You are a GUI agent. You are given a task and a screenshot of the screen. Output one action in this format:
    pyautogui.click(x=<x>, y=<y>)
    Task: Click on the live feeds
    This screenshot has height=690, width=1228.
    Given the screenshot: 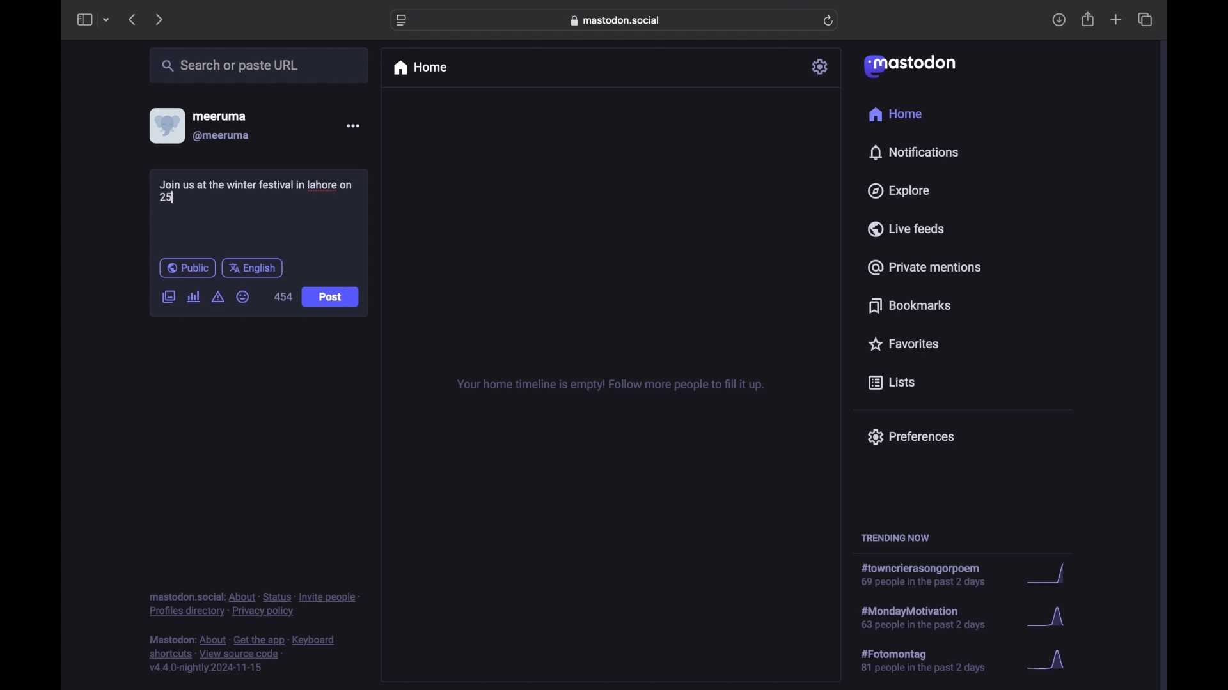 What is the action you would take?
    pyautogui.click(x=907, y=229)
    